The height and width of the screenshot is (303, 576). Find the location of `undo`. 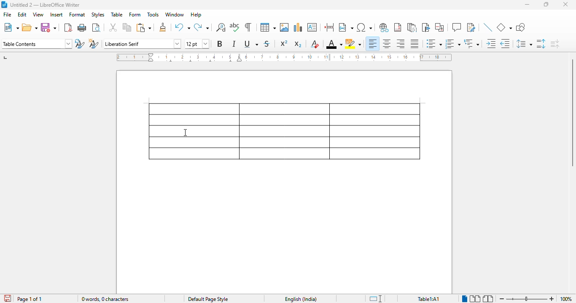

undo is located at coordinates (183, 27).